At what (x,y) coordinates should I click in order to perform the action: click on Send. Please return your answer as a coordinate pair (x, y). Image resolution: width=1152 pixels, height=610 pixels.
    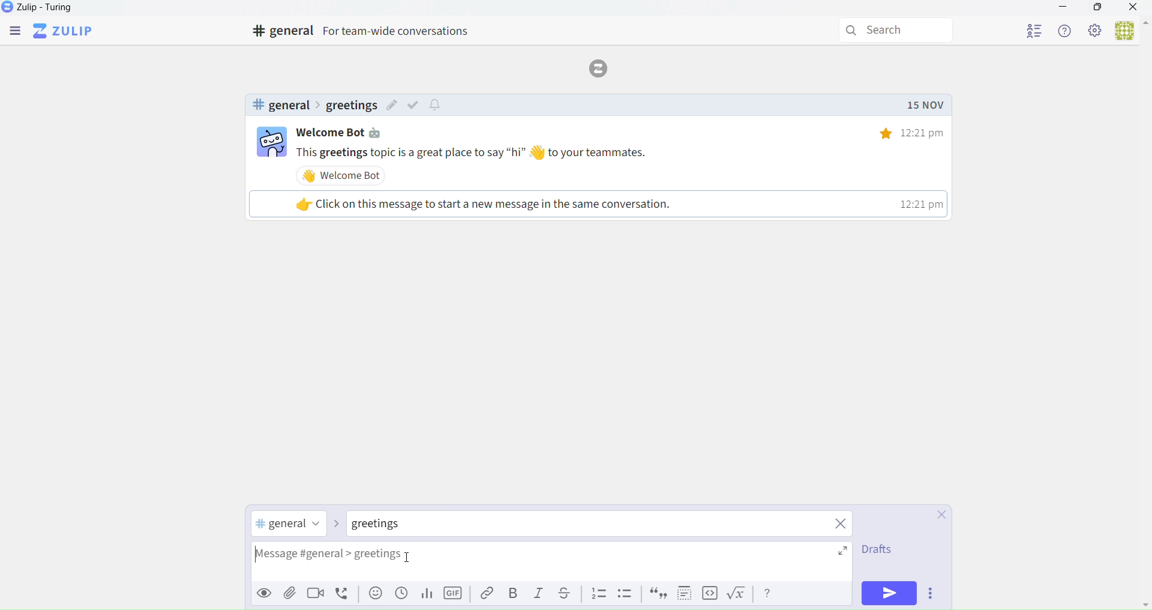
    Looking at the image, I should click on (890, 593).